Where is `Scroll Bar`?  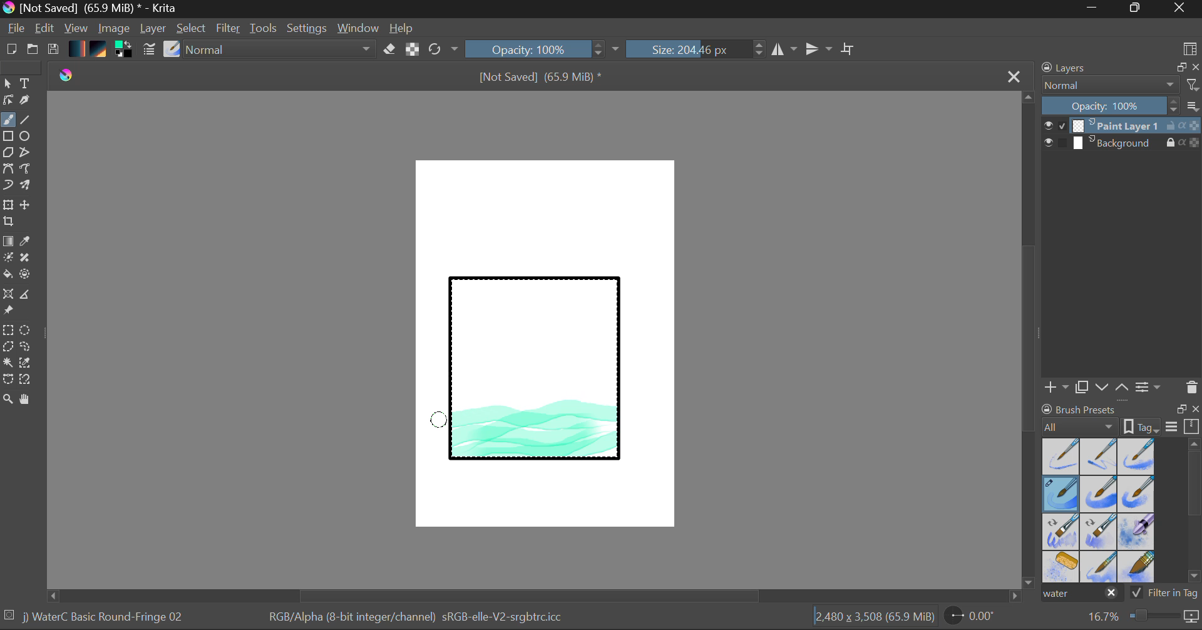
Scroll Bar is located at coordinates (1194, 513).